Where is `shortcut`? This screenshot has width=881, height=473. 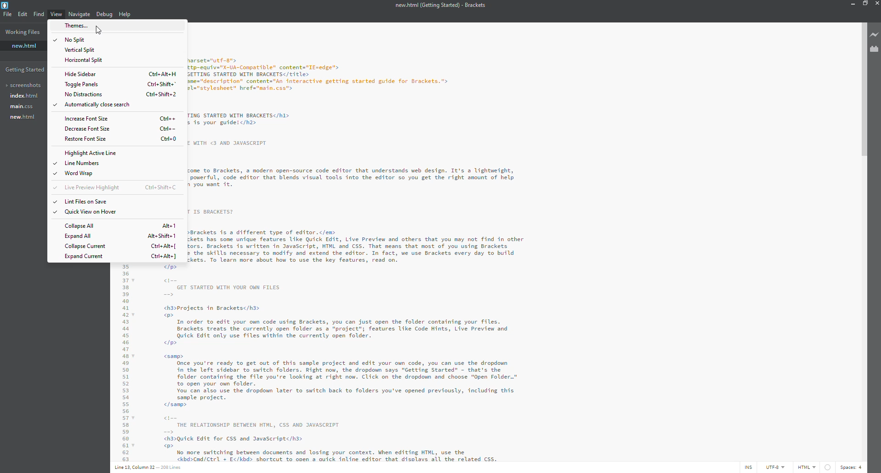 shortcut is located at coordinates (162, 94).